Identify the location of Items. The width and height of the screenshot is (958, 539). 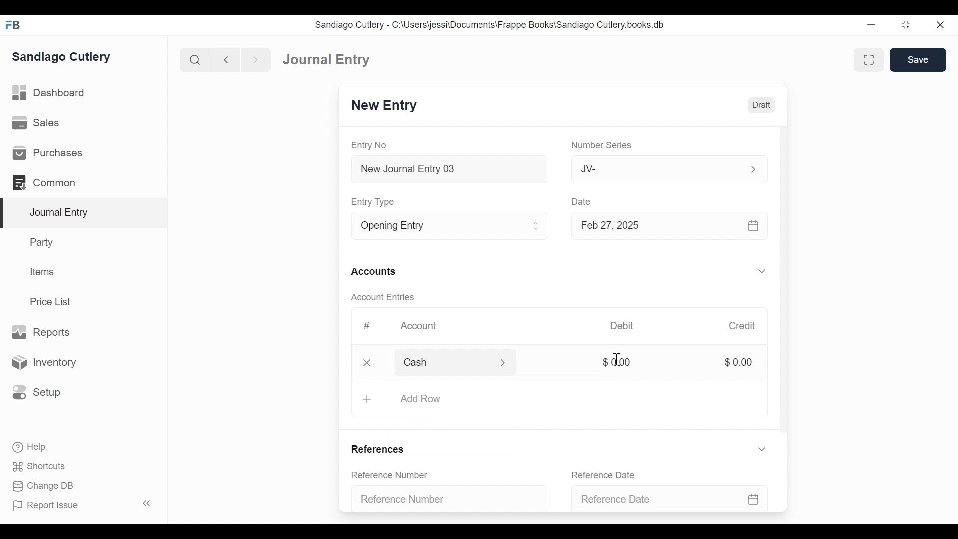
(41, 271).